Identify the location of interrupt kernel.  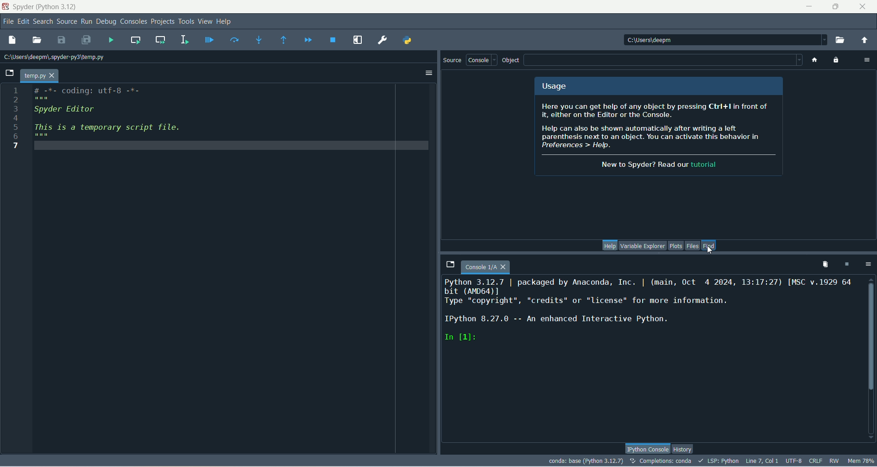
(846, 265).